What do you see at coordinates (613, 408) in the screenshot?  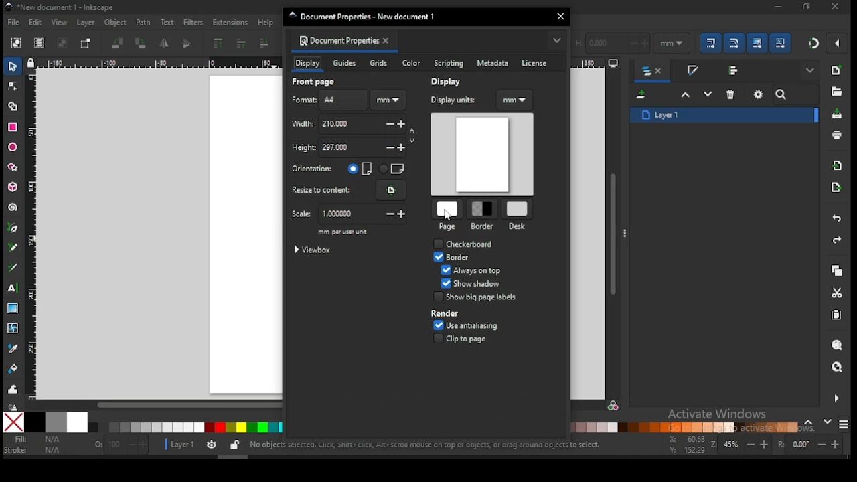 I see `color manager mode` at bounding box center [613, 408].